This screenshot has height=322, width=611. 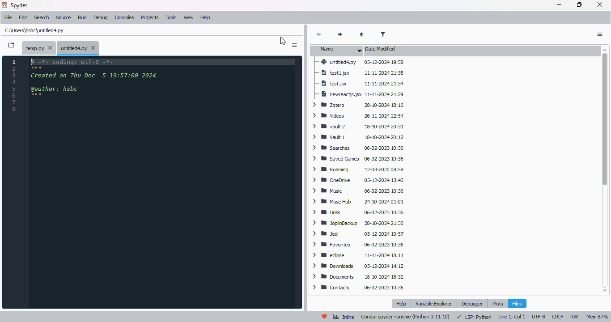 I want to click on file, so click(x=8, y=17).